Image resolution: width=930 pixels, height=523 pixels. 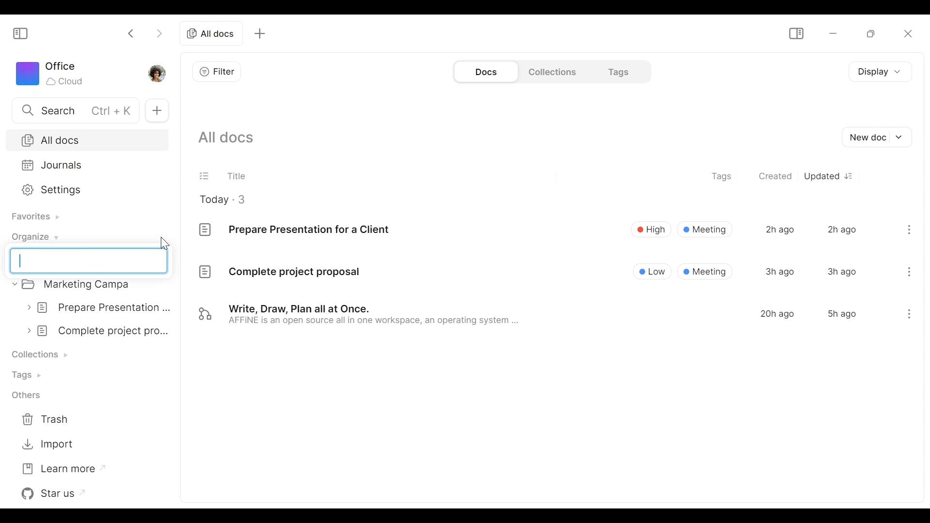 What do you see at coordinates (832, 33) in the screenshot?
I see `minimize` at bounding box center [832, 33].